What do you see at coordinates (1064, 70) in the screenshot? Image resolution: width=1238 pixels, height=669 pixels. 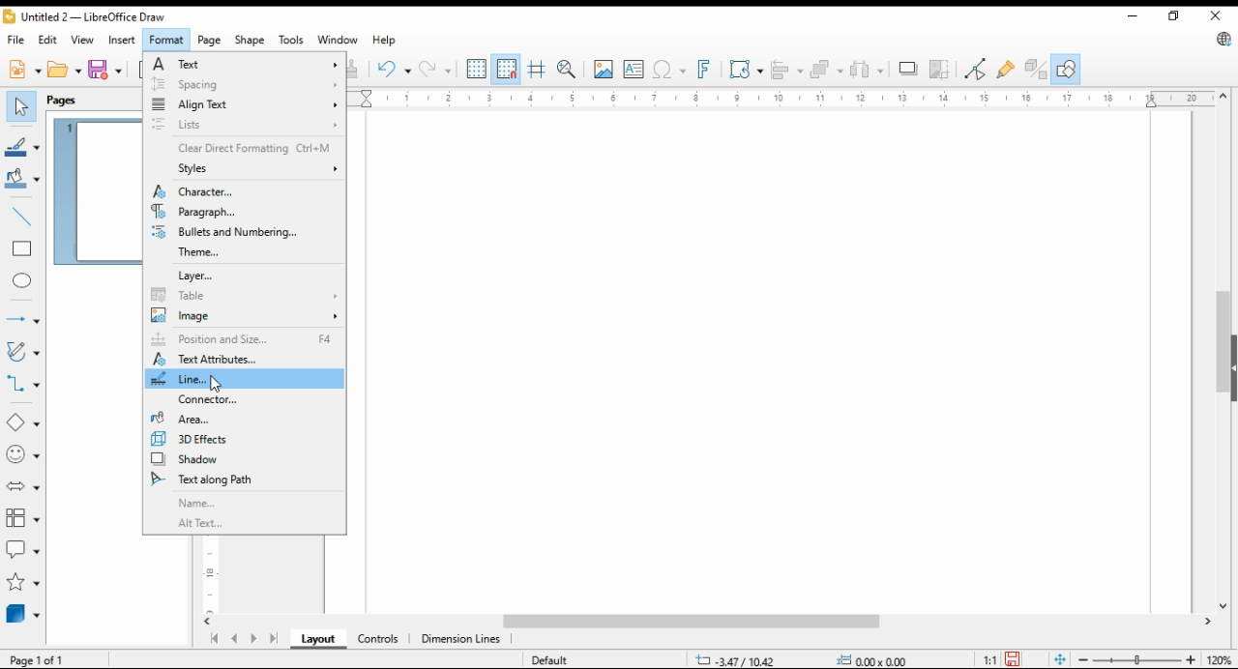 I see `show draw functions` at bounding box center [1064, 70].